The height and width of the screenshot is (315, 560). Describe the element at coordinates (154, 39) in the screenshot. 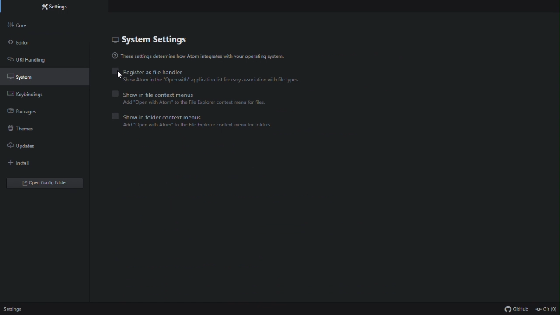

I see `System settings` at that location.